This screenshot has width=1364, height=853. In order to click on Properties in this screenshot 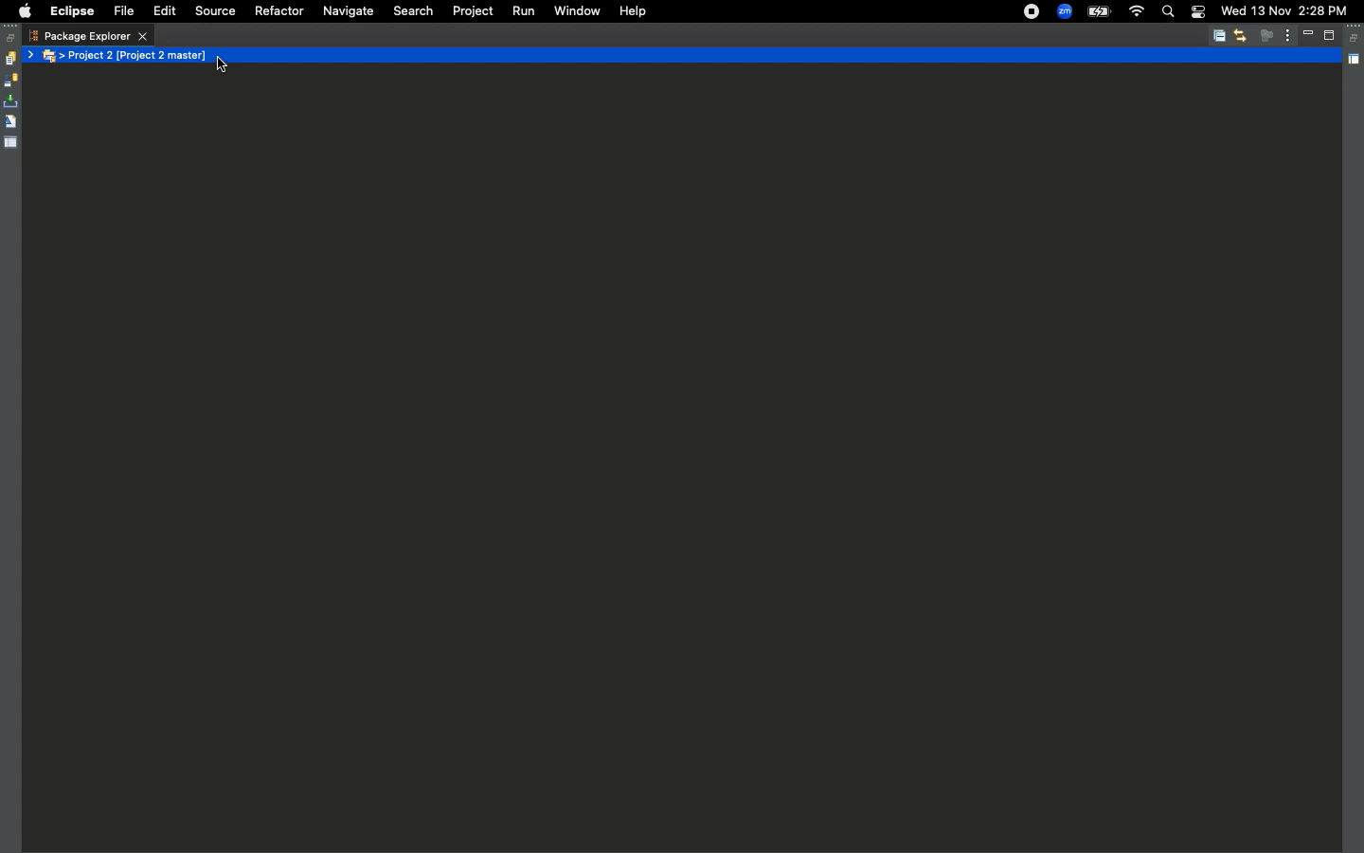, I will do `click(11, 141)`.